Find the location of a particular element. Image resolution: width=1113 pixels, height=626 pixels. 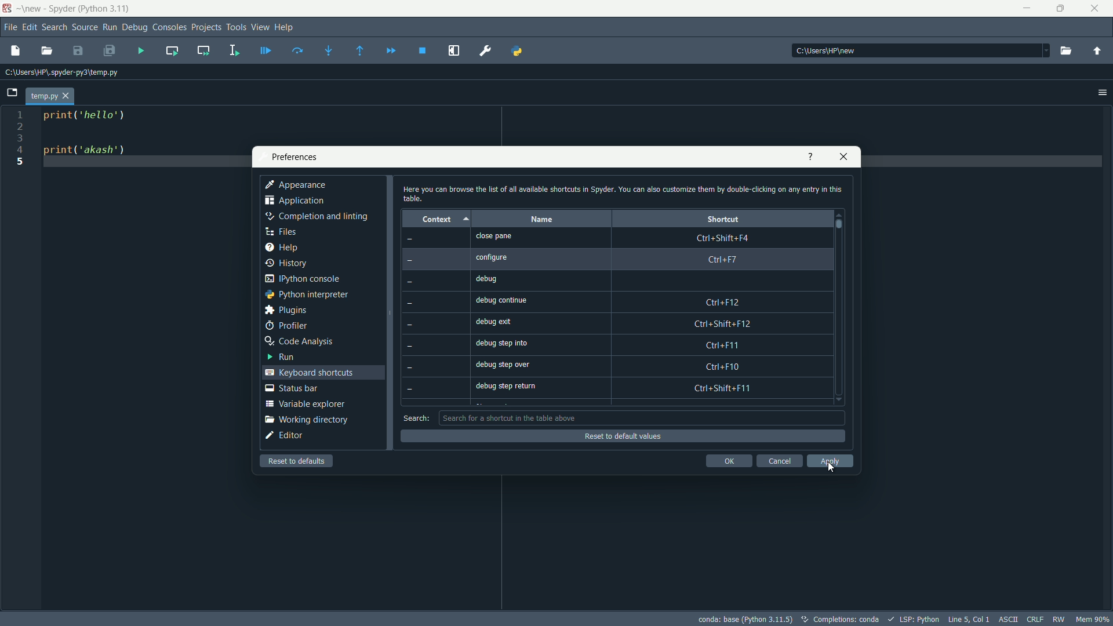

close app is located at coordinates (1098, 9).